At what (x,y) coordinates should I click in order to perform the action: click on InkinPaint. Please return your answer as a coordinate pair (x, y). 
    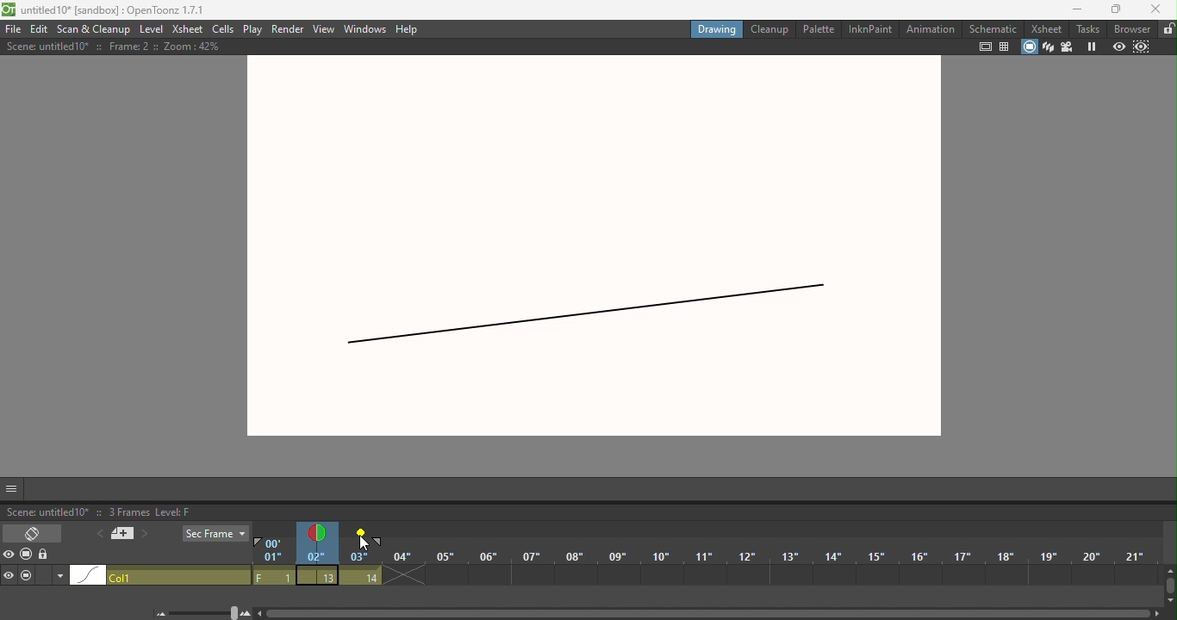
    Looking at the image, I should click on (867, 28).